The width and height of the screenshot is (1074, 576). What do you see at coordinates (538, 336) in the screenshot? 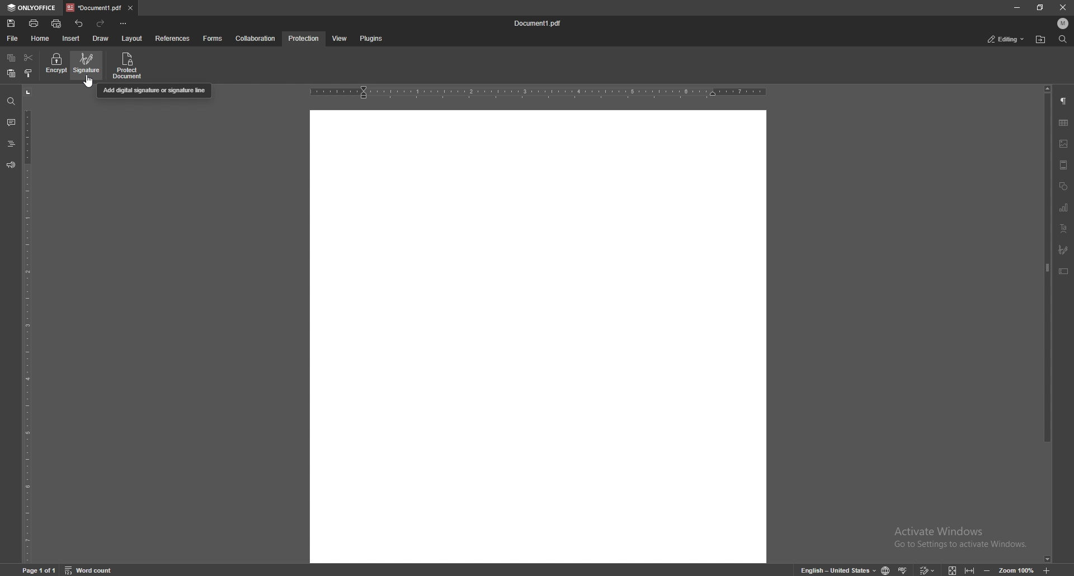
I see `document` at bounding box center [538, 336].